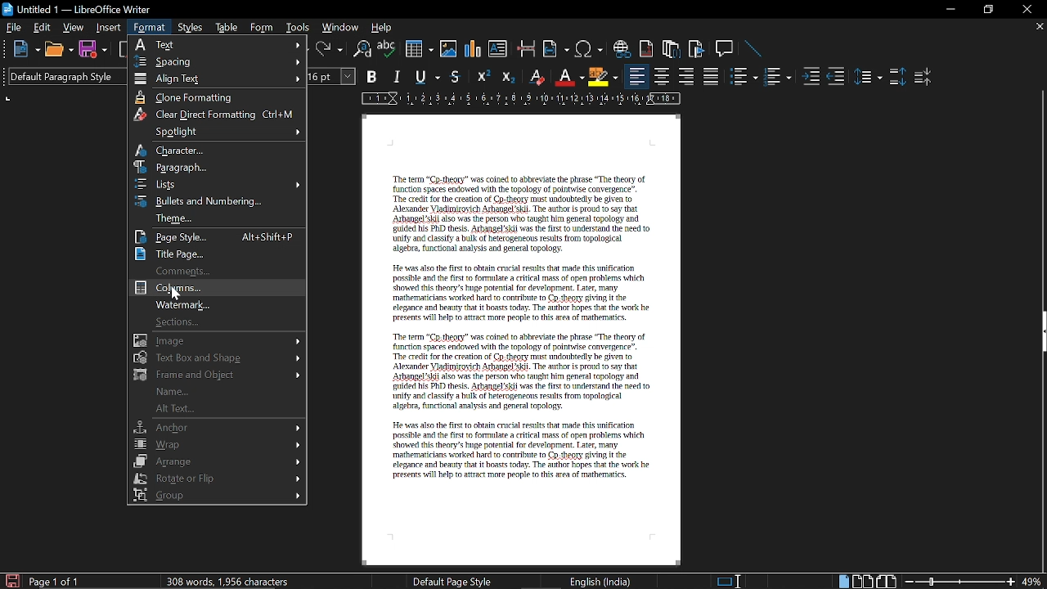 The image size is (1047, 589). Describe the element at coordinates (842, 580) in the screenshot. I see `single page` at that location.